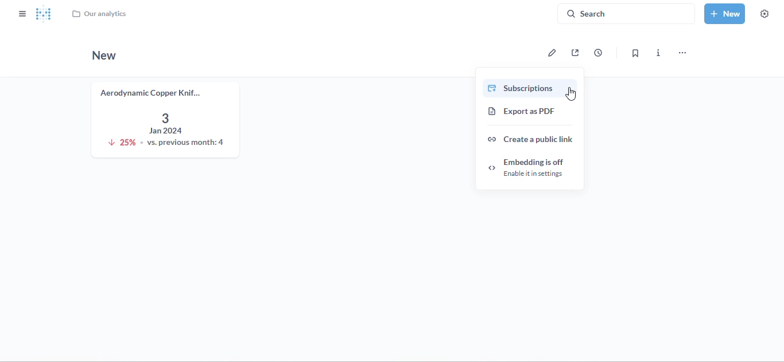  Describe the element at coordinates (626, 13) in the screenshot. I see `search` at that location.